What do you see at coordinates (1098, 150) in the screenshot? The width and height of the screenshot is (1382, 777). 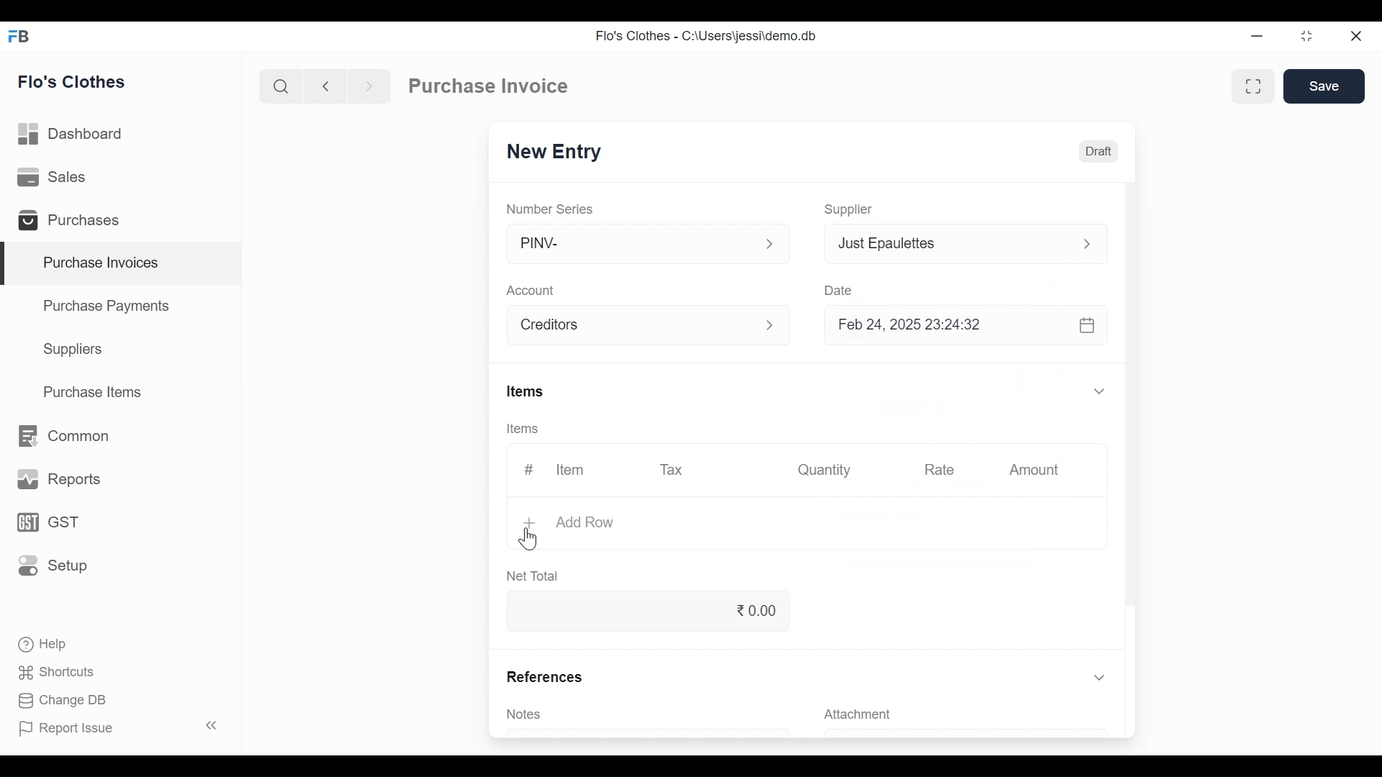 I see `Draft` at bounding box center [1098, 150].